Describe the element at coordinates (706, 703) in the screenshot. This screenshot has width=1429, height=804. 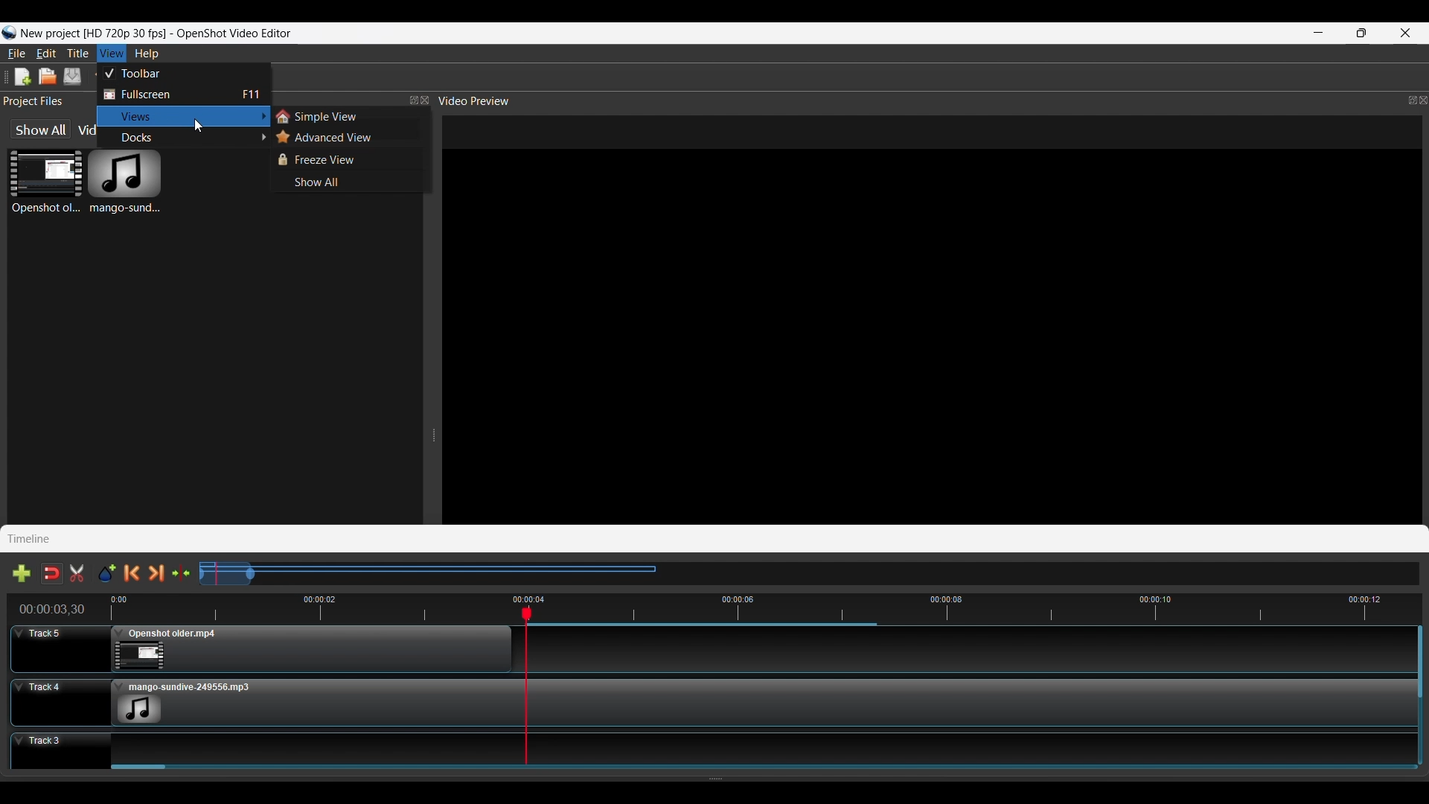
I see `Track 4` at that location.